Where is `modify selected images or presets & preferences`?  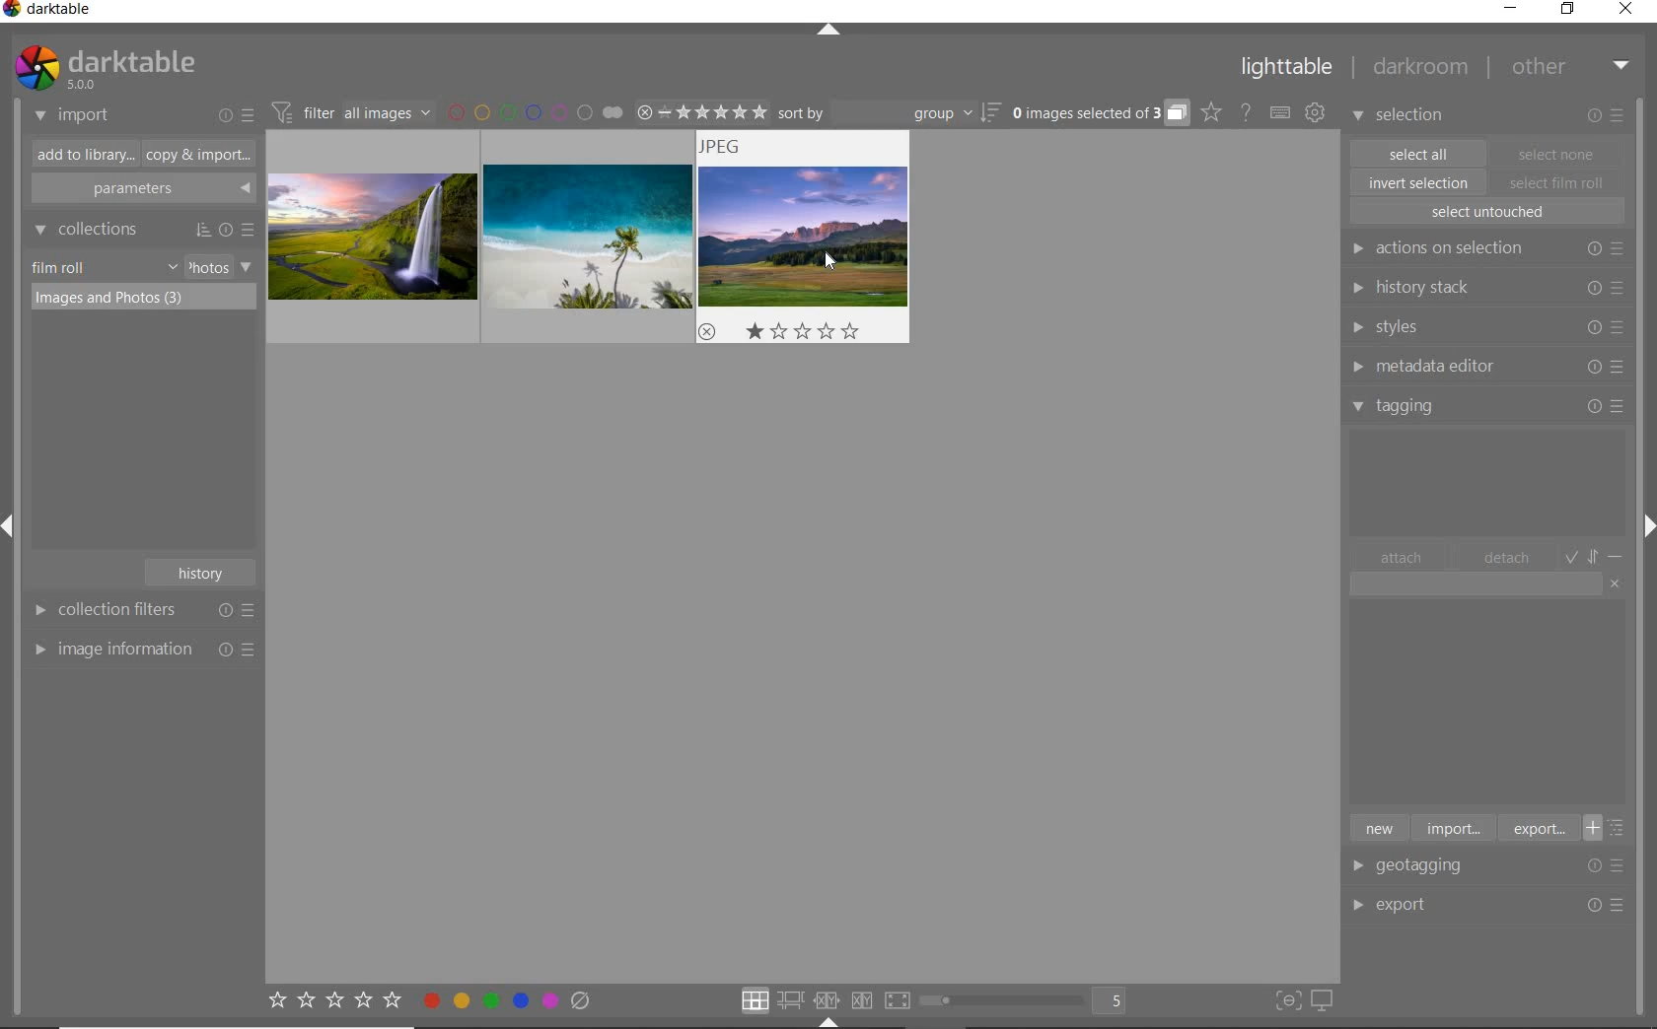
modify selected images or presets & preferences is located at coordinates (1609, 116).